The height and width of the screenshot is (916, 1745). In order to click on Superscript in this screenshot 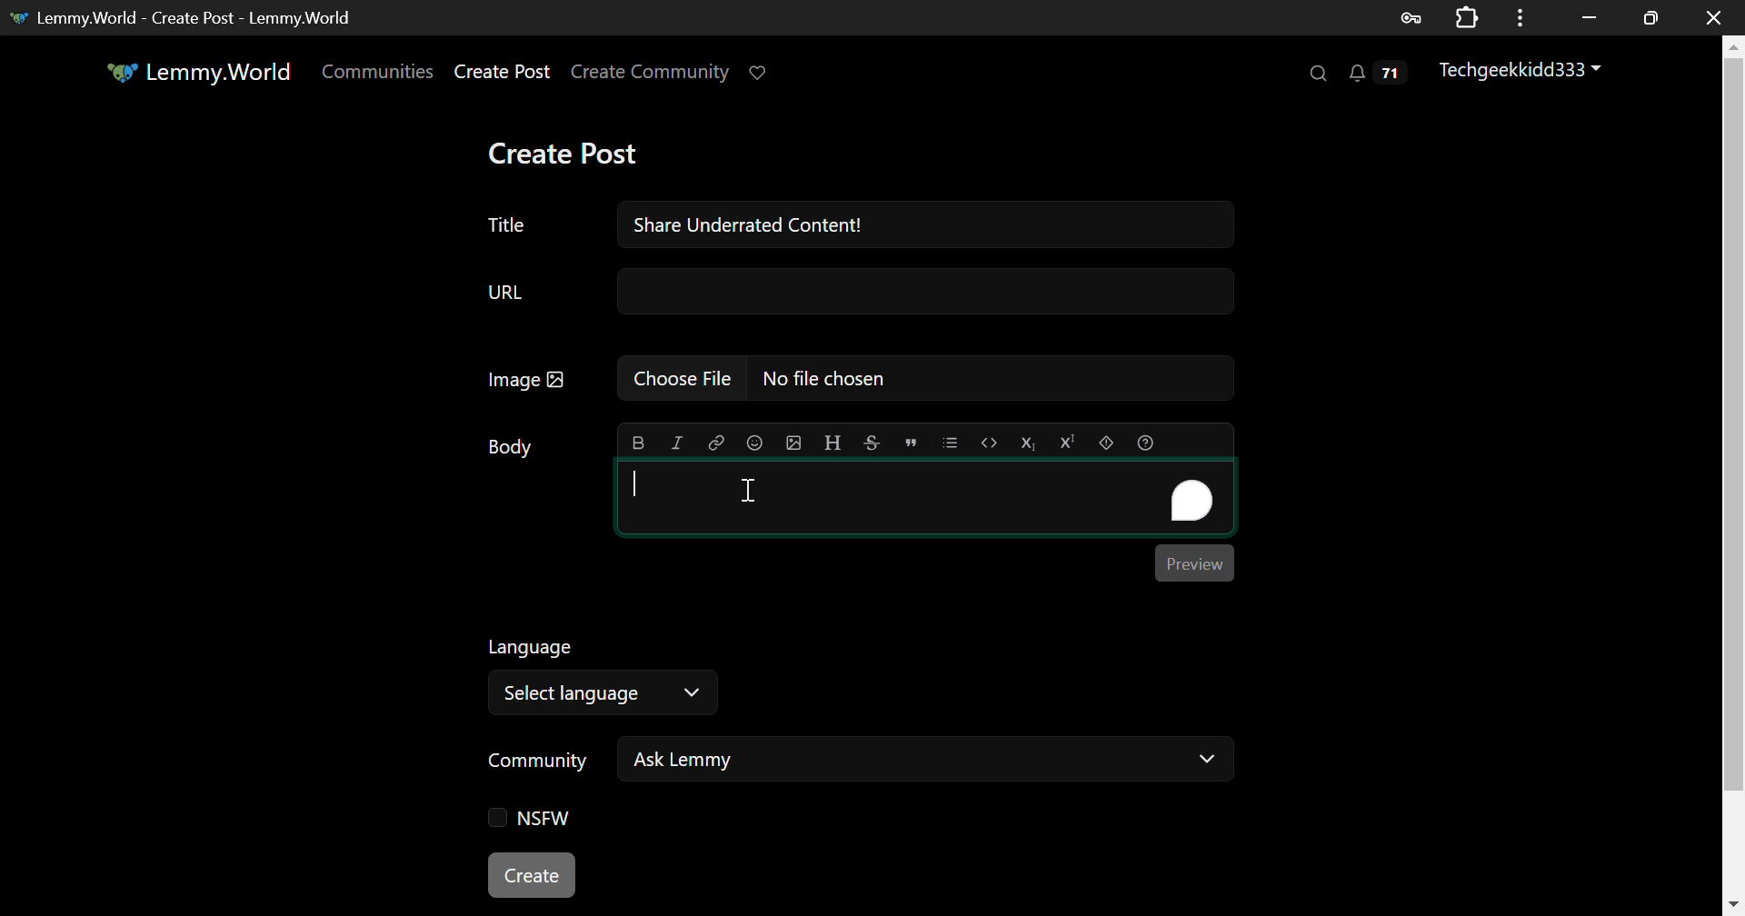, I will do `click(1065, 441)`.